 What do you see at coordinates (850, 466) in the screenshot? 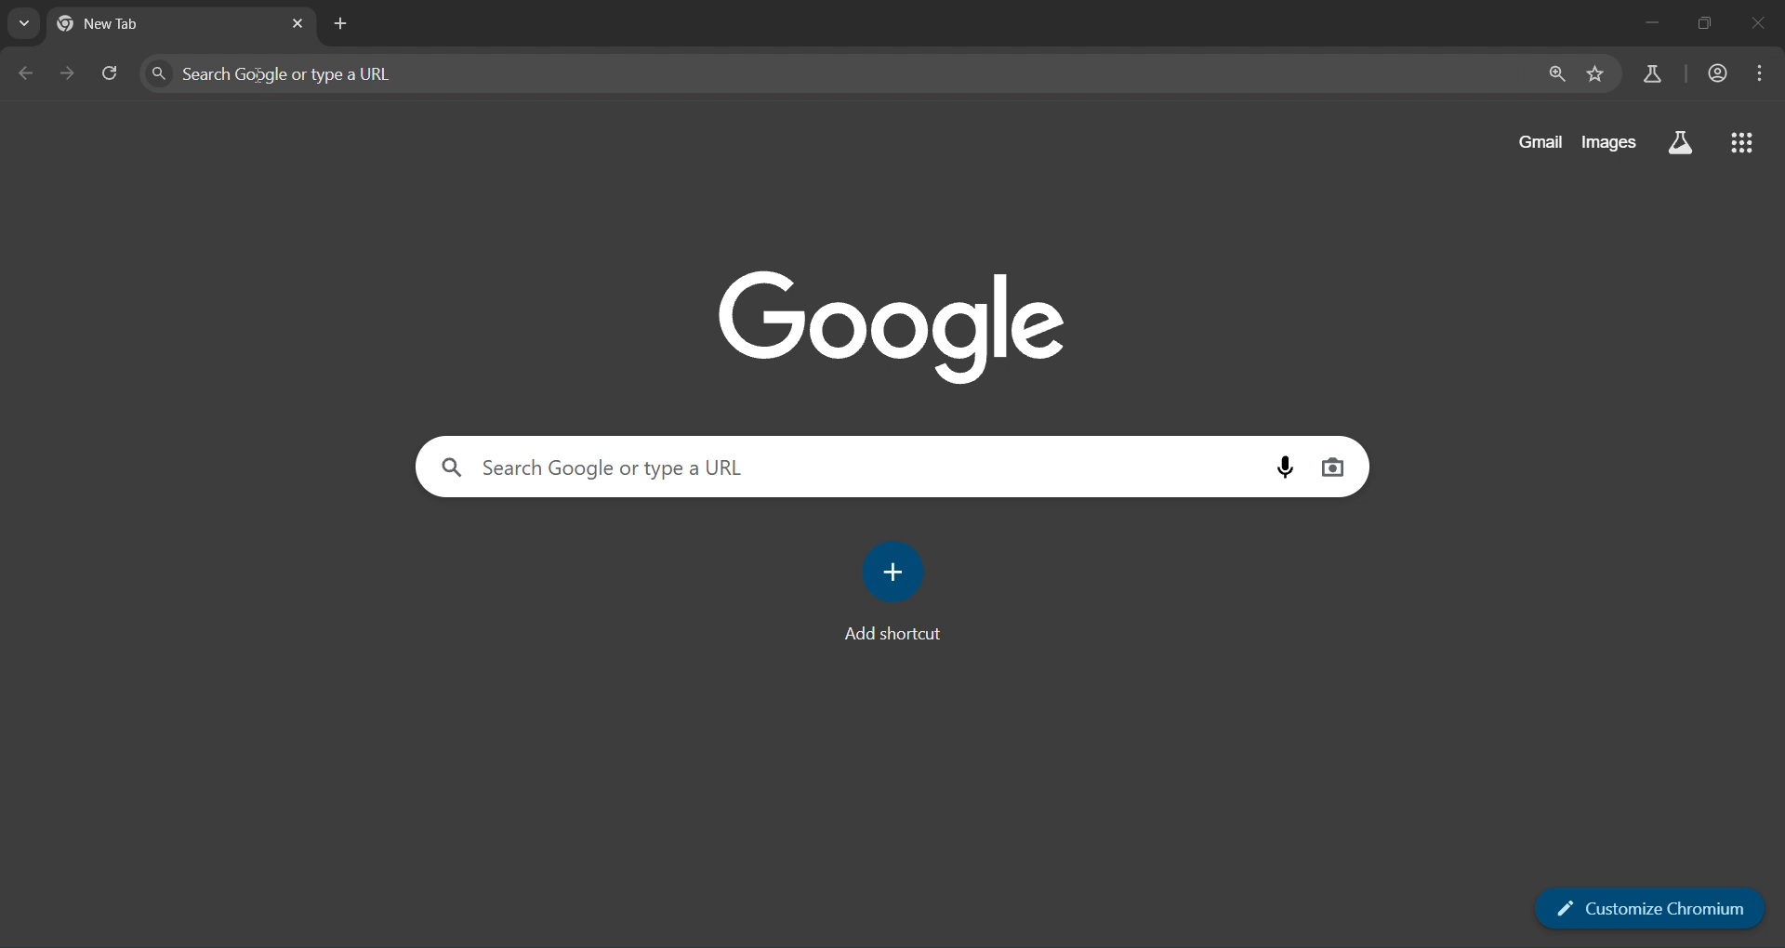
I see `search google or type a URL` at bounding box center [850, 466].